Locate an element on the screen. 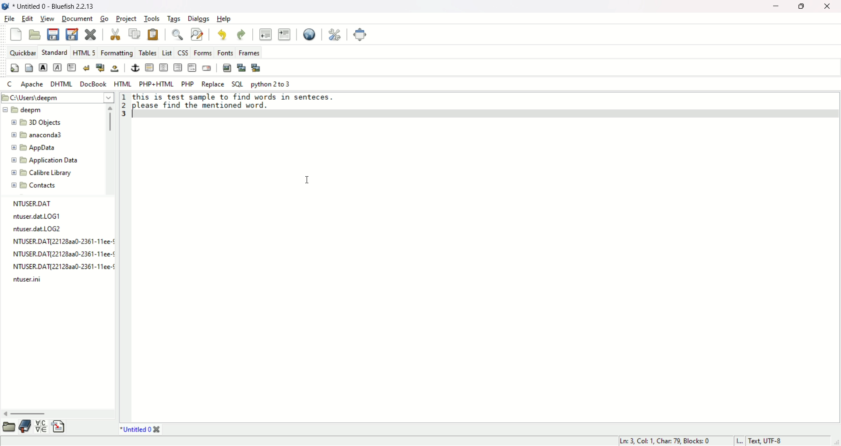 The image size is (841, 446). I is located at coordinates (738, 441).